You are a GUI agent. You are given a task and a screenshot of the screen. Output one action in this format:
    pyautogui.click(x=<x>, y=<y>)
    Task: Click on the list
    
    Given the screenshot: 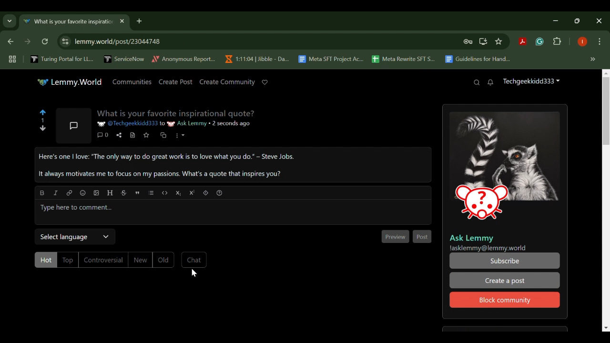 What is the action you would take?
    pyautogui.click(x=151, y=193)
    